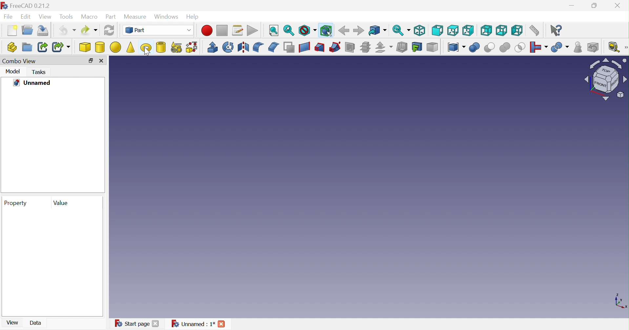 The height and width of the screenshot is (330, 629). Describe the element at coordinates (258, 47) in the screenshot. I see `Fillet` at that location.